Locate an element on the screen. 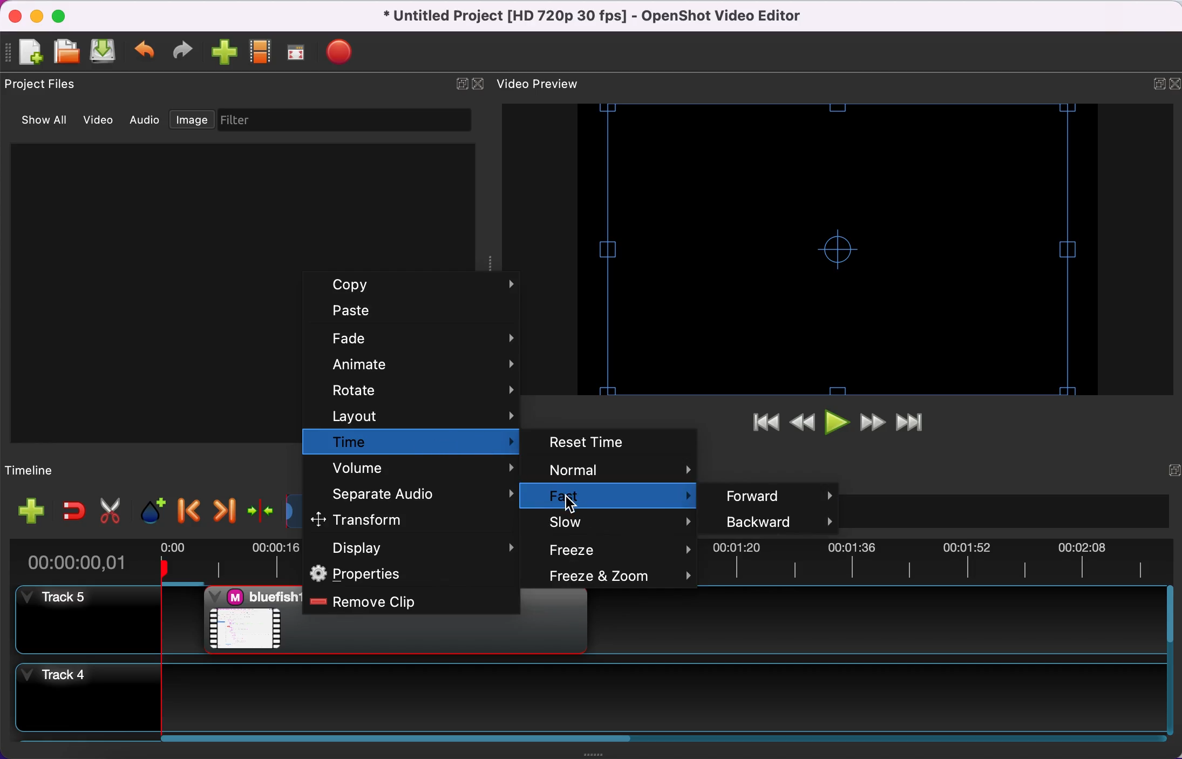 The height and width of the screenshot is (759, 1182). reset time is located at coordinates (614, 441).